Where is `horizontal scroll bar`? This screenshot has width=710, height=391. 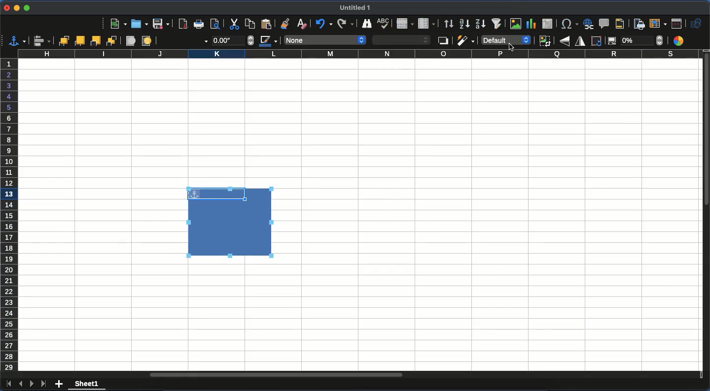
horizontal scroll bar is located at coordinates (275, 373).